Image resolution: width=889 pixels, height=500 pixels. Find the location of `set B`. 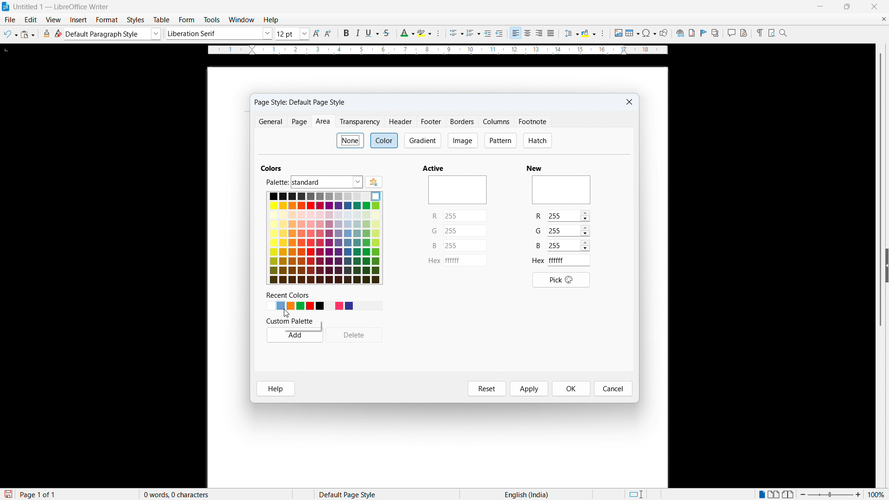

set B is located at coordinates (569, 246).